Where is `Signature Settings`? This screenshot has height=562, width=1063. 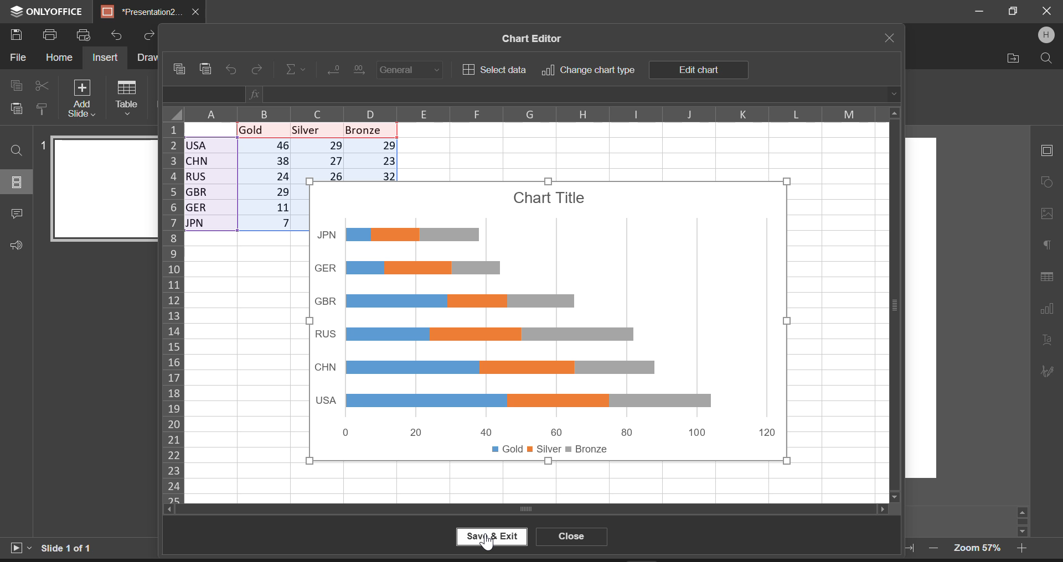 Signature Settings is located at coordinates (1046, 371).